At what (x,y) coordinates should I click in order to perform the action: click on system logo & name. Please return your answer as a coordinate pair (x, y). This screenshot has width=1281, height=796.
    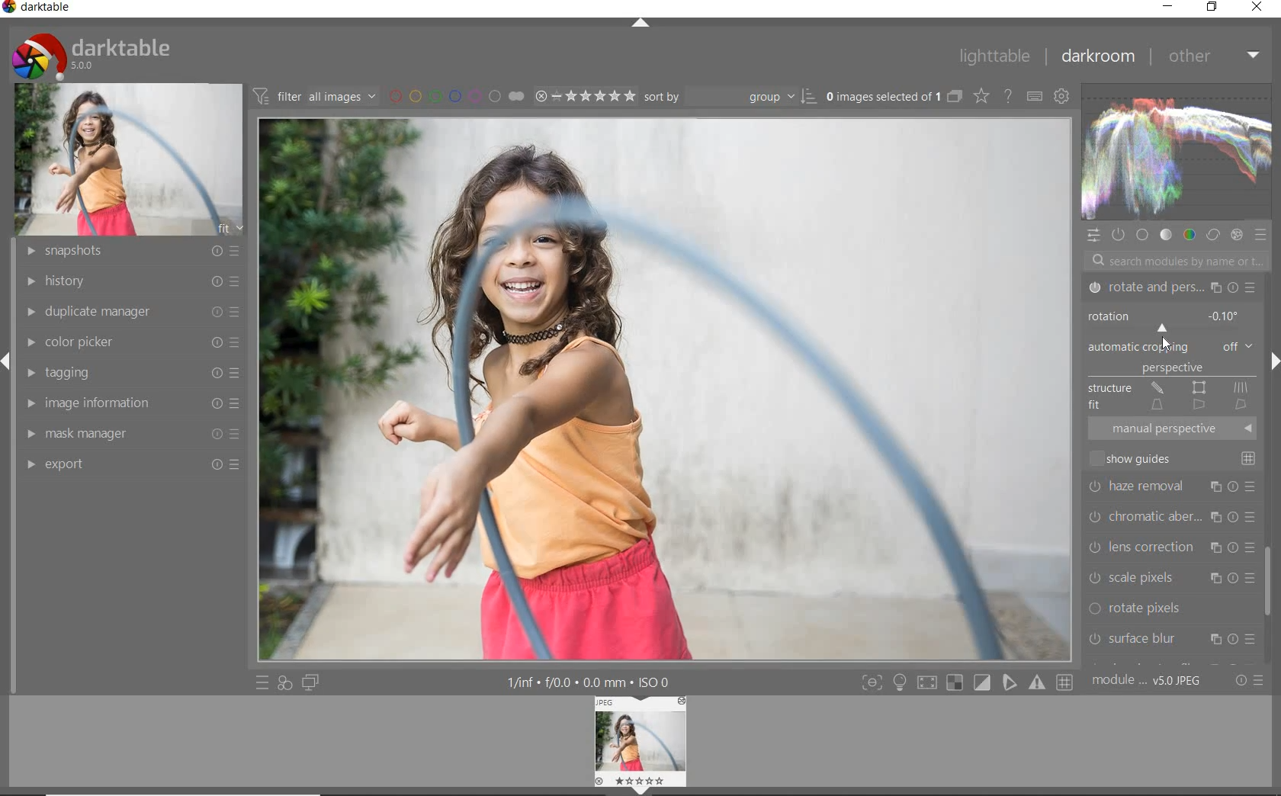
    Looking at the image, I should click on (95, 56).